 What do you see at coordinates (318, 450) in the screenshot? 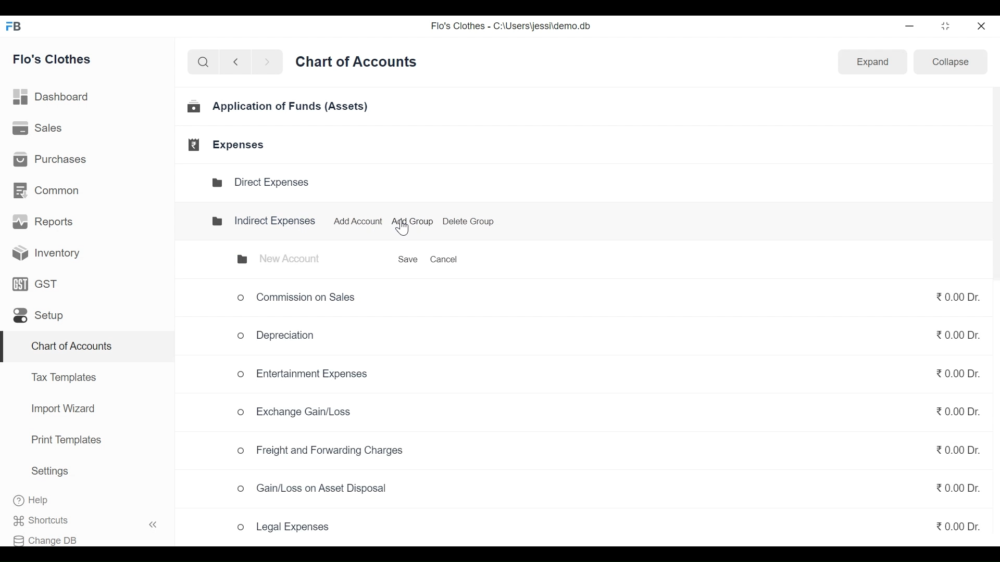
I see `o Freight and Forwarding Charges` at bounding box center [318, 450].